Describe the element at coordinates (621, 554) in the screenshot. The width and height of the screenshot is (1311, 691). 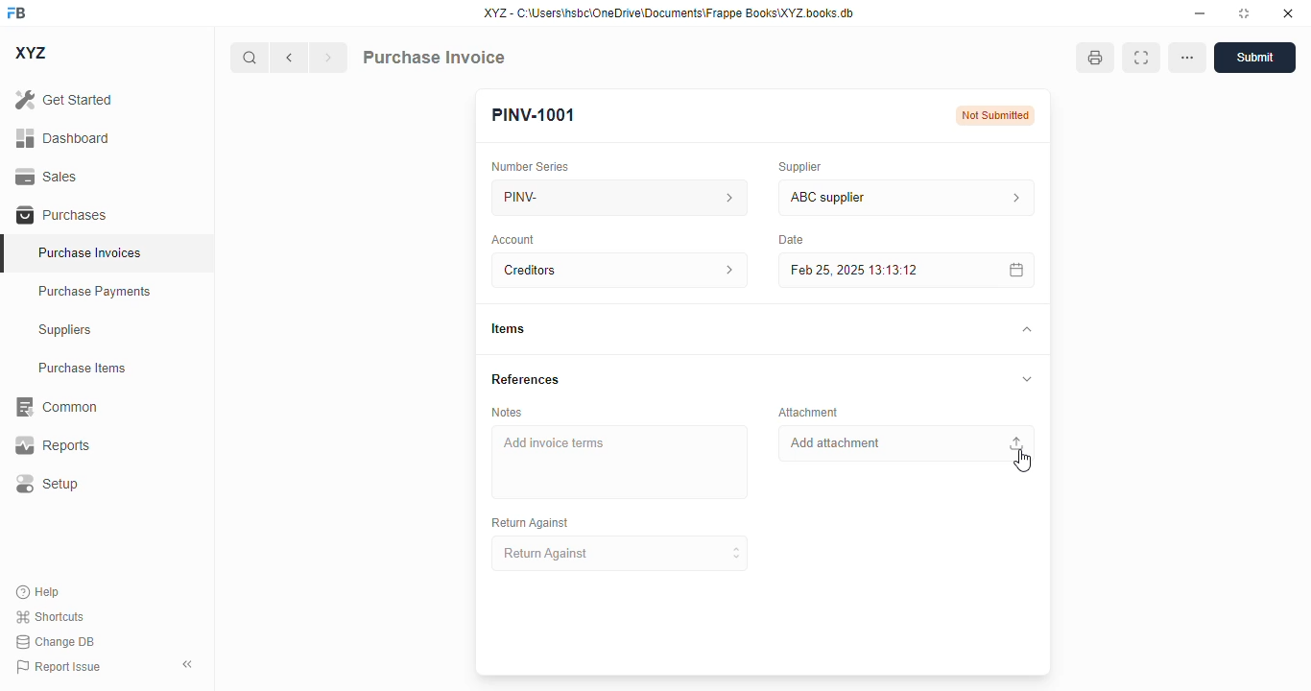
I see `return against` at that location.